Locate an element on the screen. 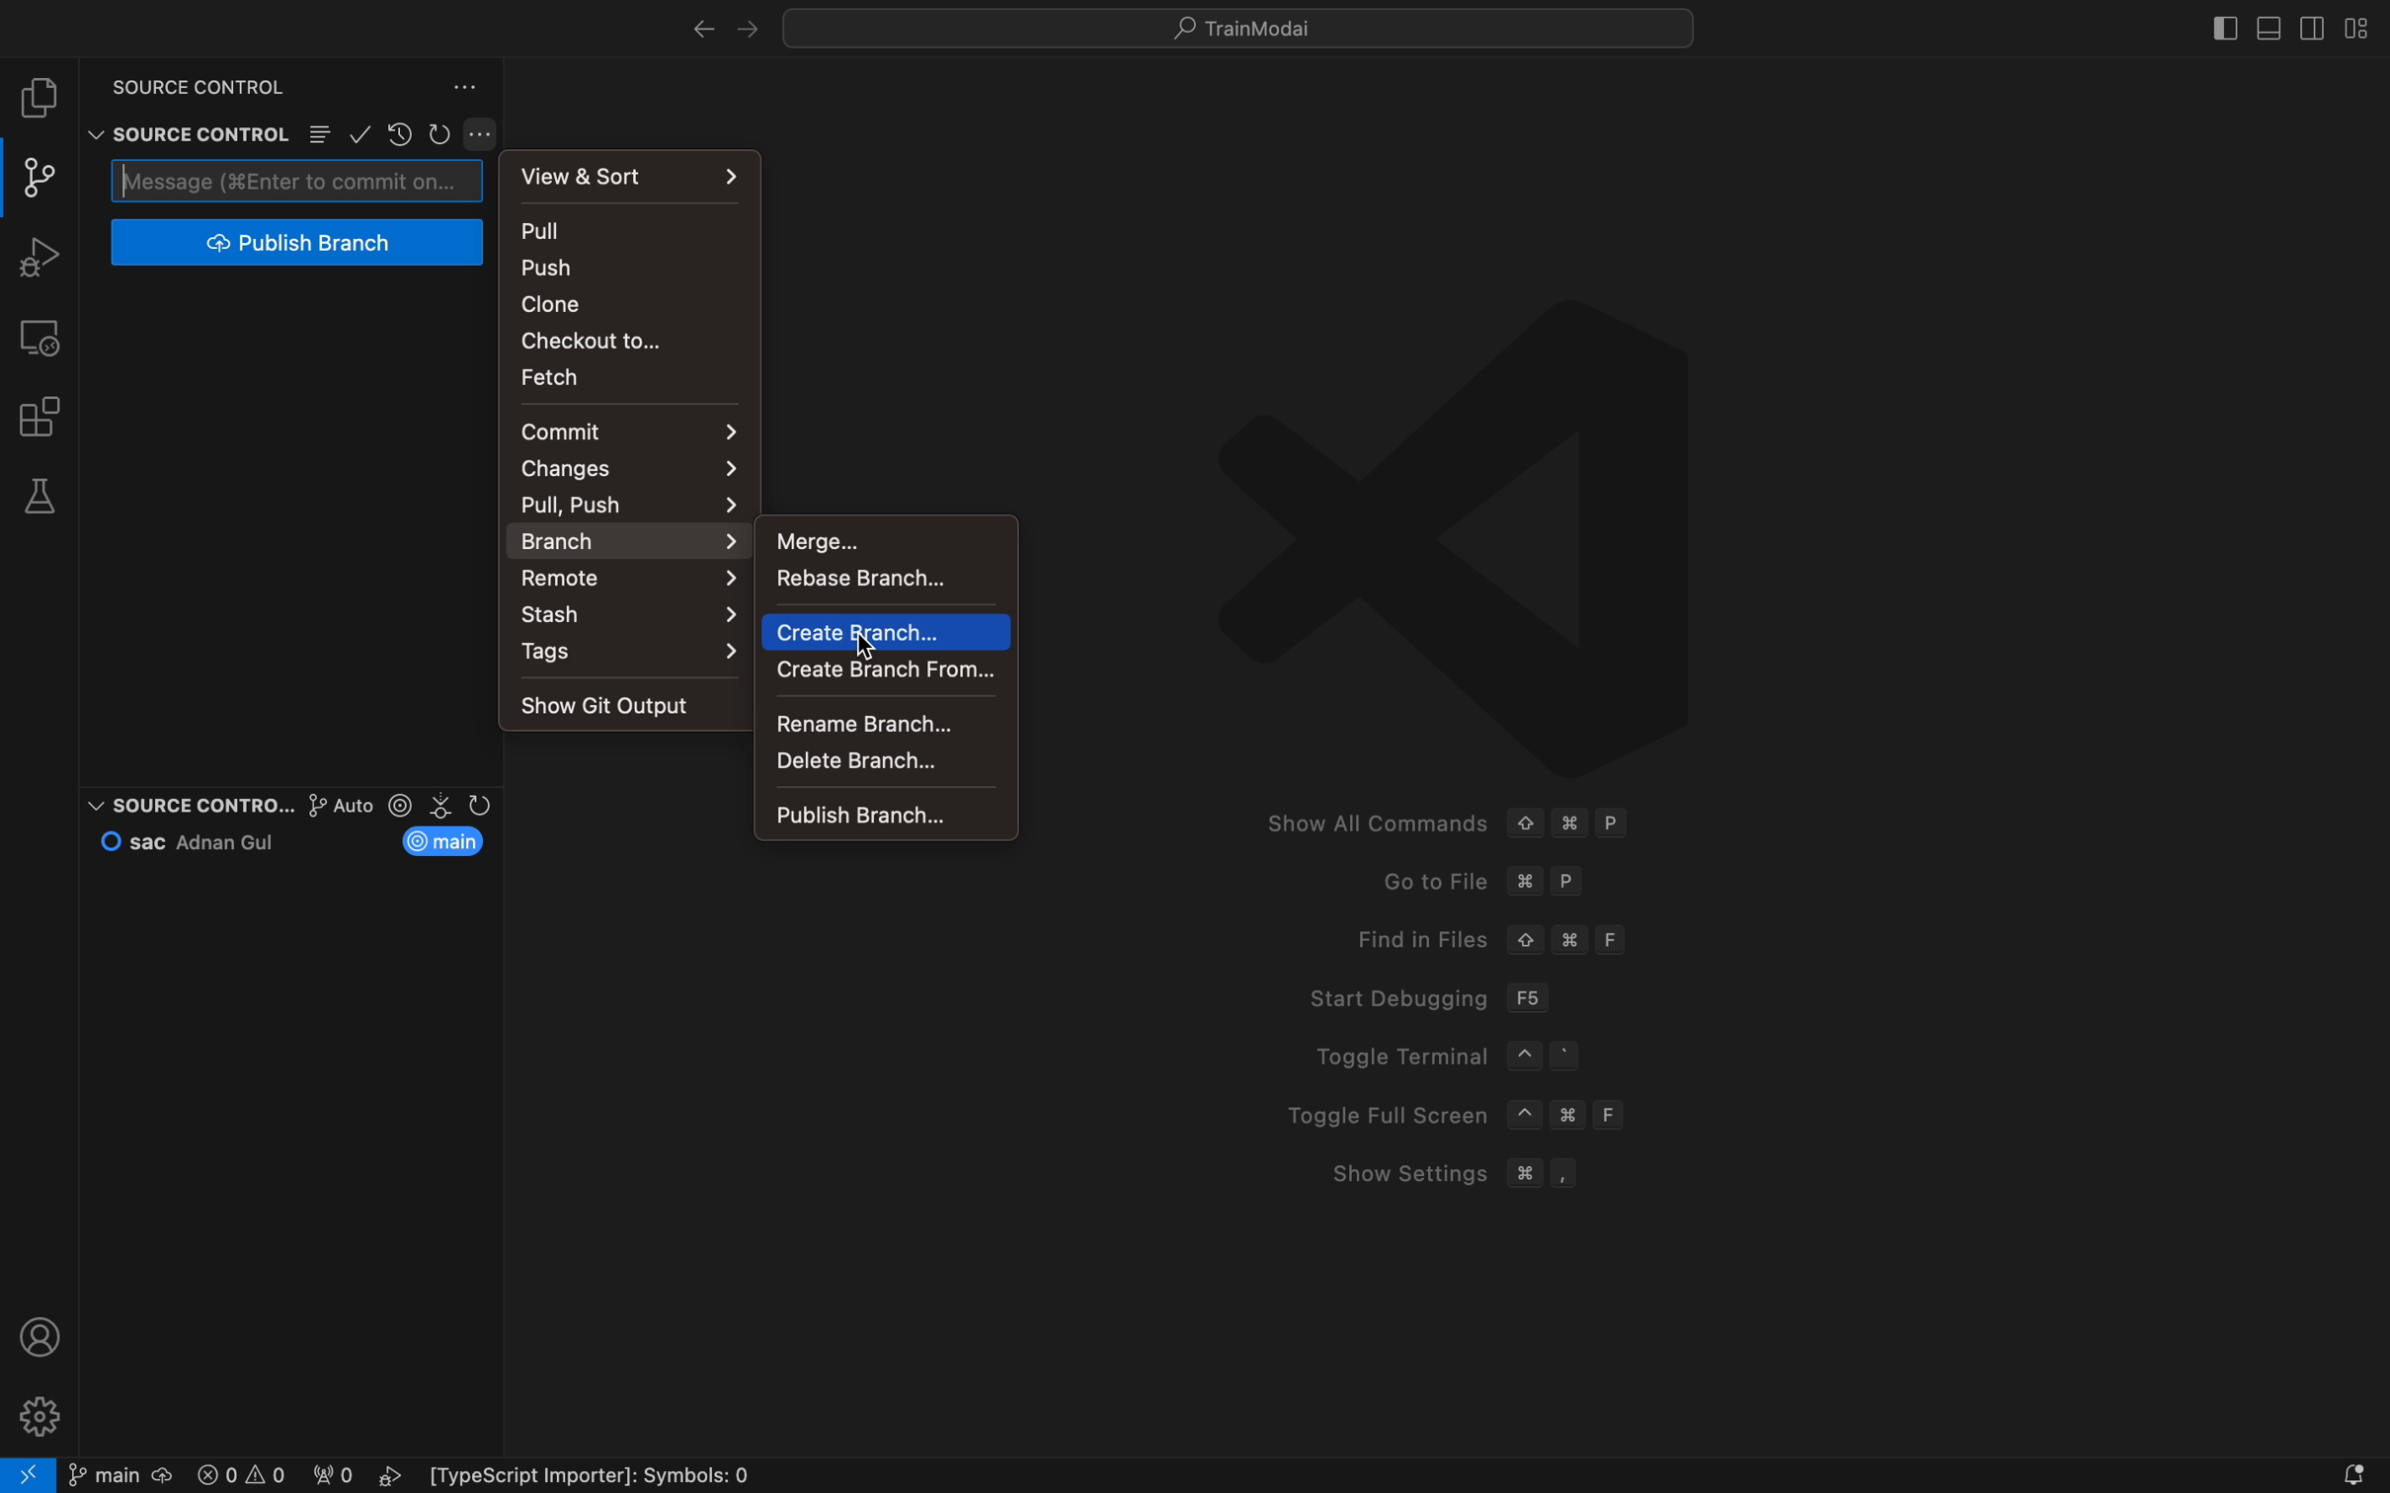 This screenshot has height=1493, width=2390. welcome screen is located at coordinates (1664, 761).